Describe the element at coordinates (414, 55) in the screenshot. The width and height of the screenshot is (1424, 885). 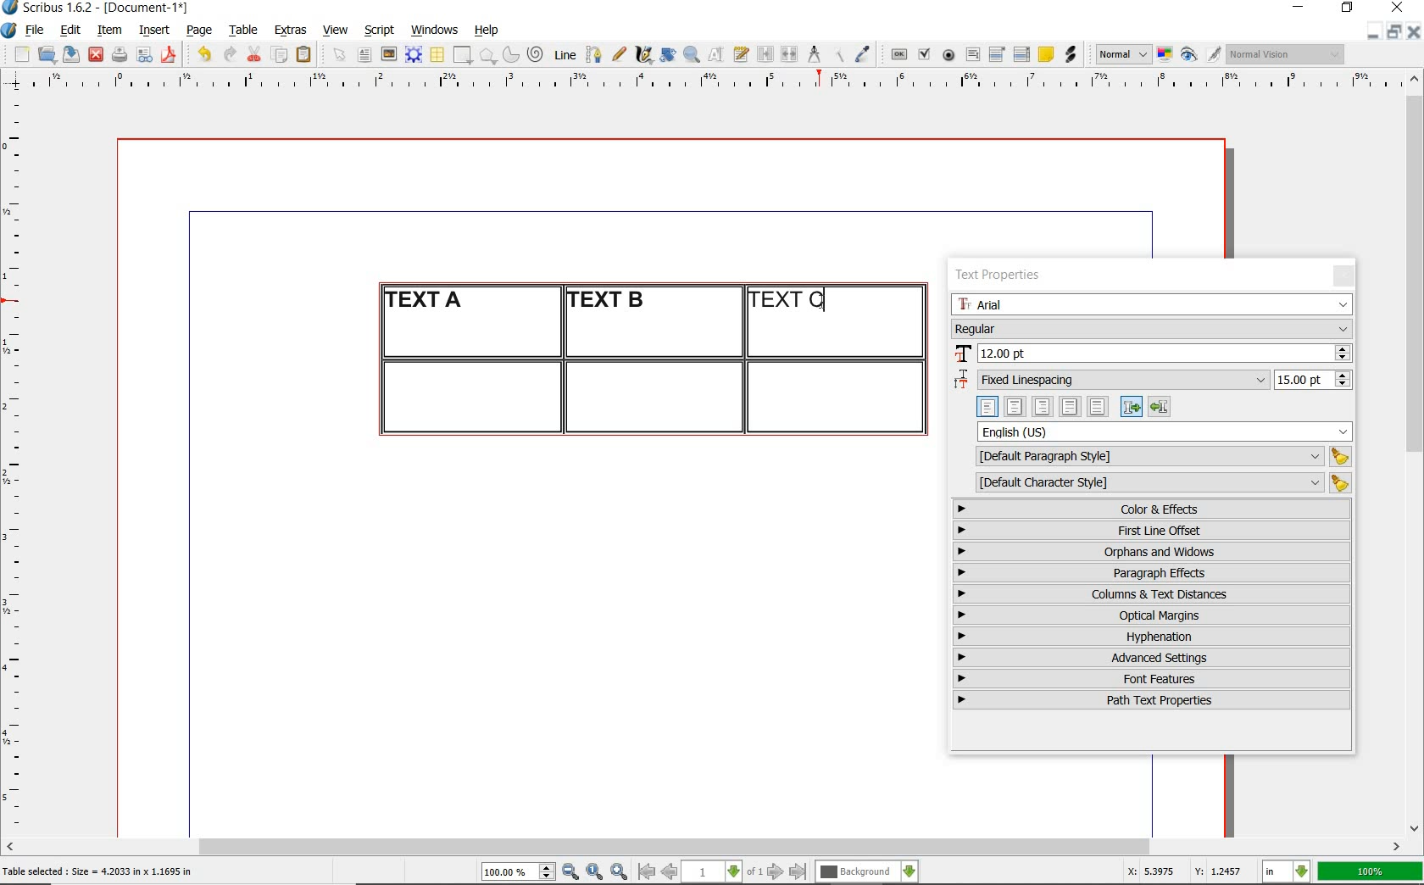
I see `render frame` at that location.